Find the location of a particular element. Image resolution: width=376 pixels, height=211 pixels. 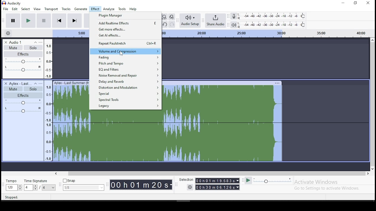

audio track is located at coordinates (225, 95).